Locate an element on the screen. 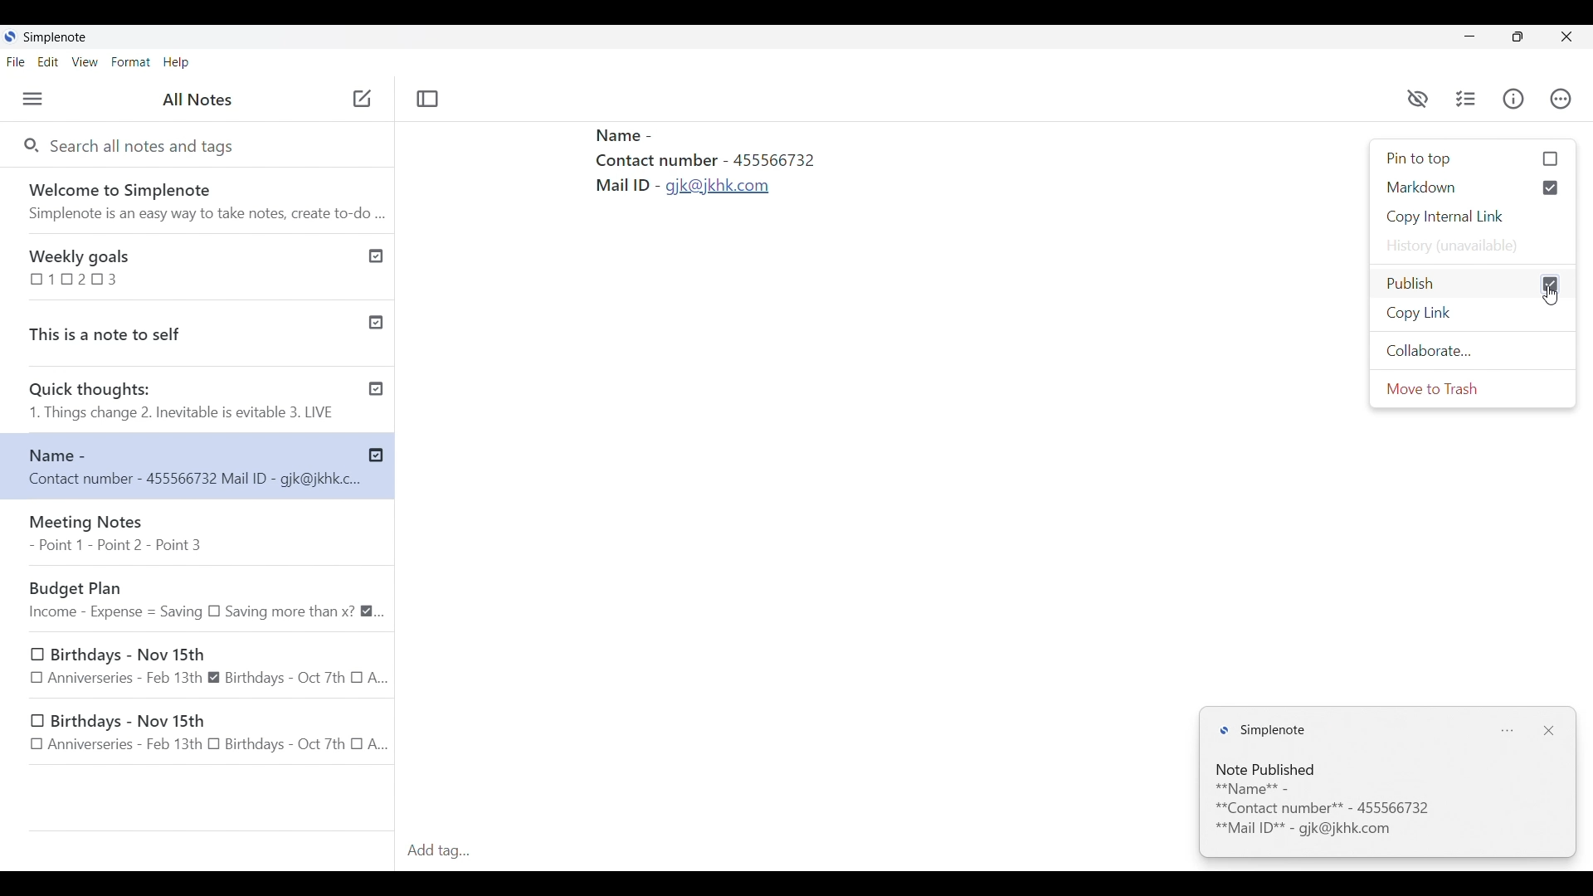  Software logo is located at coordinates (10, 37).